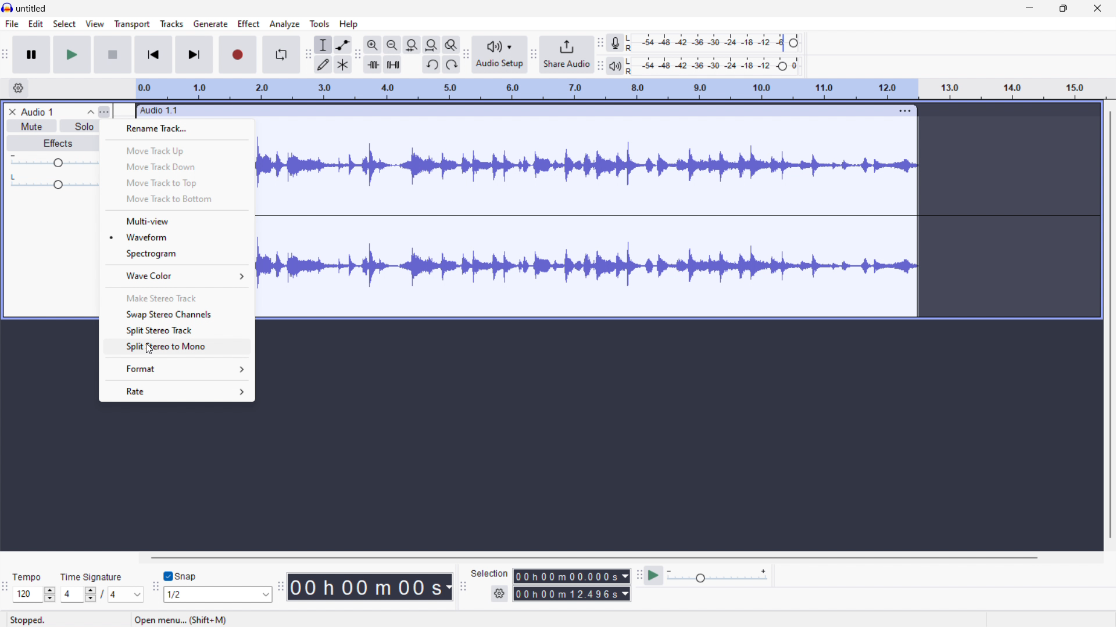 The height and width of the screenshot is (627, 1116). What do you see at coordinates (614, 66) in the screenshot?
I see `playback meter` at bounding box center [614, 66].